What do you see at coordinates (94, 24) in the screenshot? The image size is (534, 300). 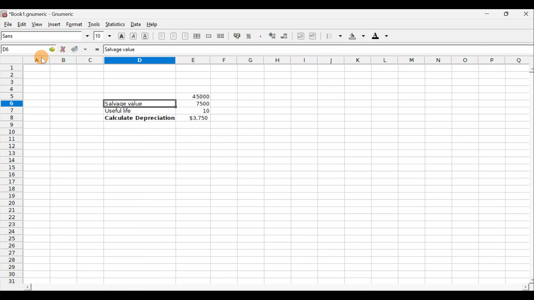 I see `Tools` at bounding box center [94, 24].